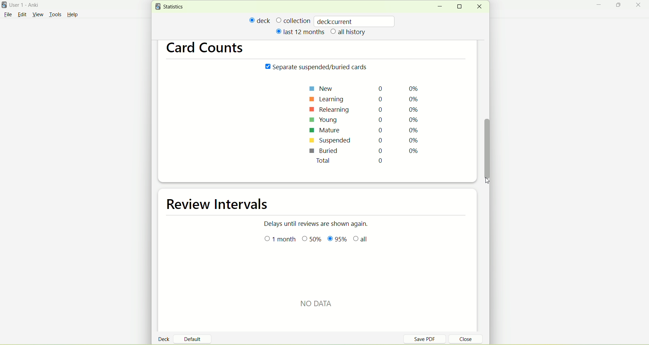 The width and height of the screenshot is (649, 345). What do you see at coordinates (367, 98) in the screenshot?
I see `learning 0 0%` at bounding box center [367, 98].